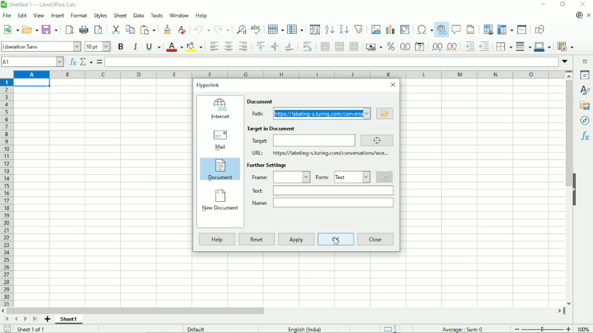 The width and height of the screenshot is (593, 333). Describe the element at coordinates (7, 319) in the screenshot. I see `Scroll to first sheet` at that location.